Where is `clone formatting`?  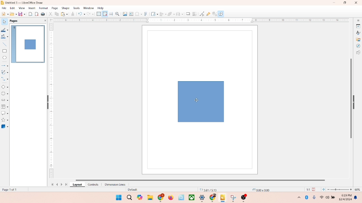 clone formatting is located at coordinates (72, 14).